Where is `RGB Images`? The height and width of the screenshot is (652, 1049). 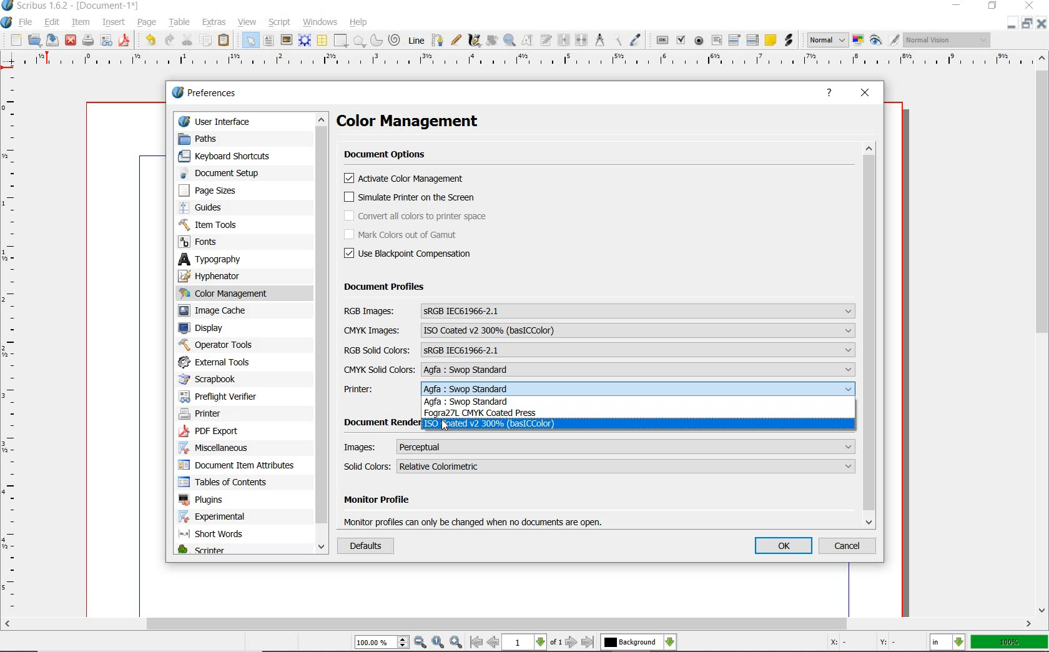
RGB Images is located at coordinates (599, 311).